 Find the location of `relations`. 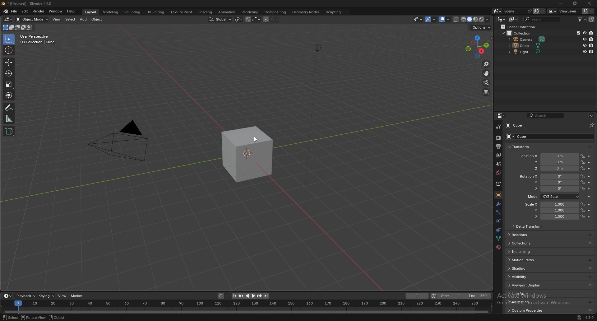

relations is located at coordinates (521, 235).